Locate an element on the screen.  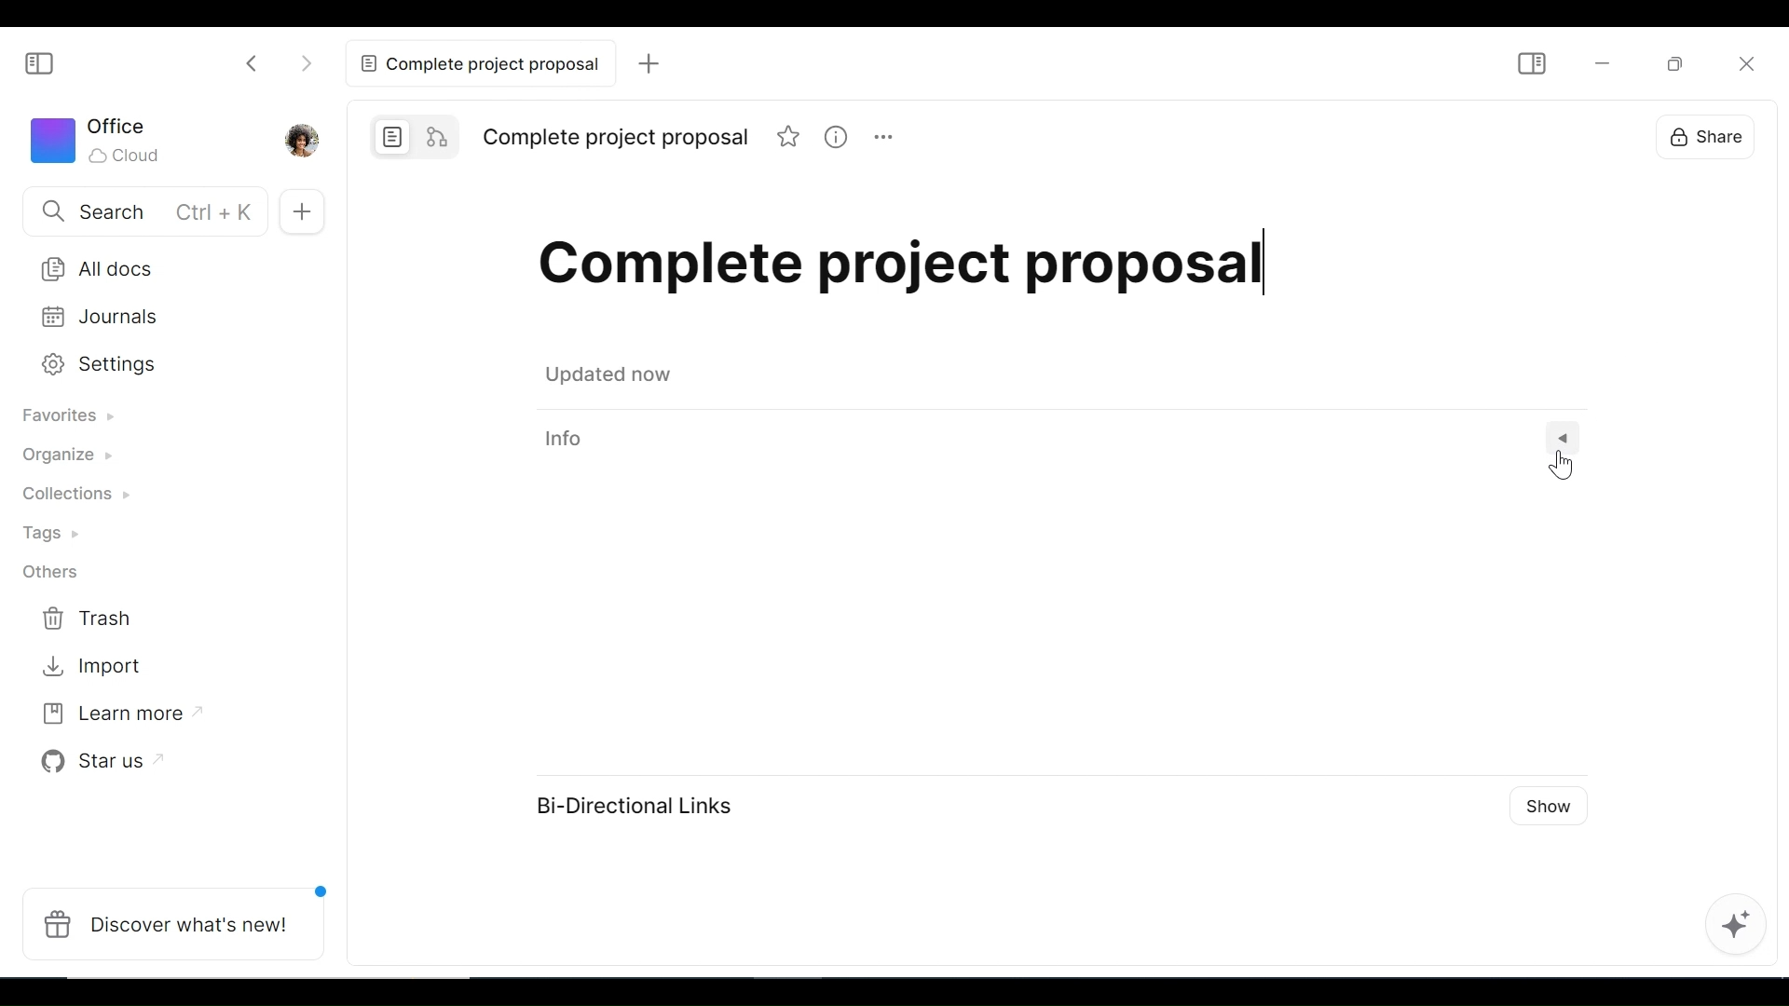
Show/Hide Sidebar is located at coordinates (1528, 65).